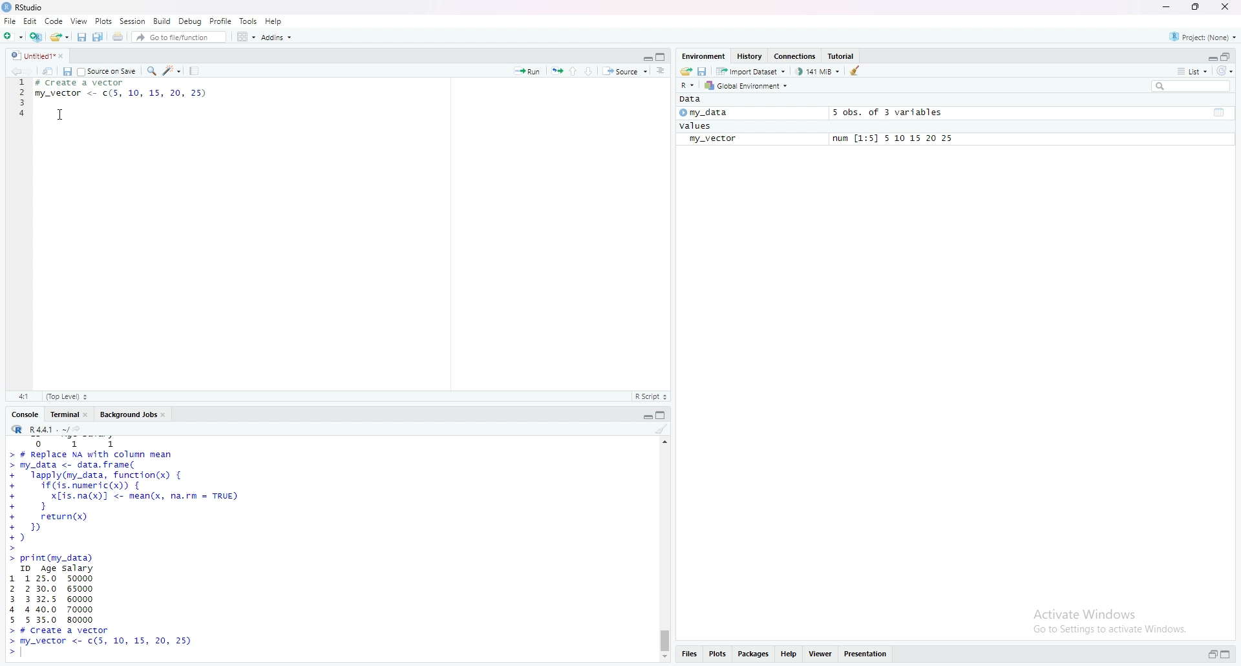 This screenshot has height=666, width=1241. Describe the element at coordinates (843, 55) in the screenshot. I see `Tutorial` at that location.